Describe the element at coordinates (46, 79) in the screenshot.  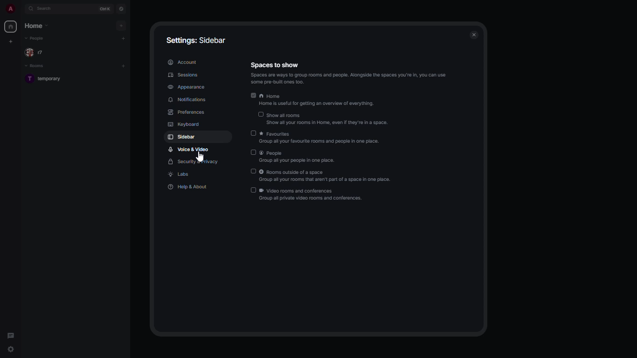
I see `room` at that location.